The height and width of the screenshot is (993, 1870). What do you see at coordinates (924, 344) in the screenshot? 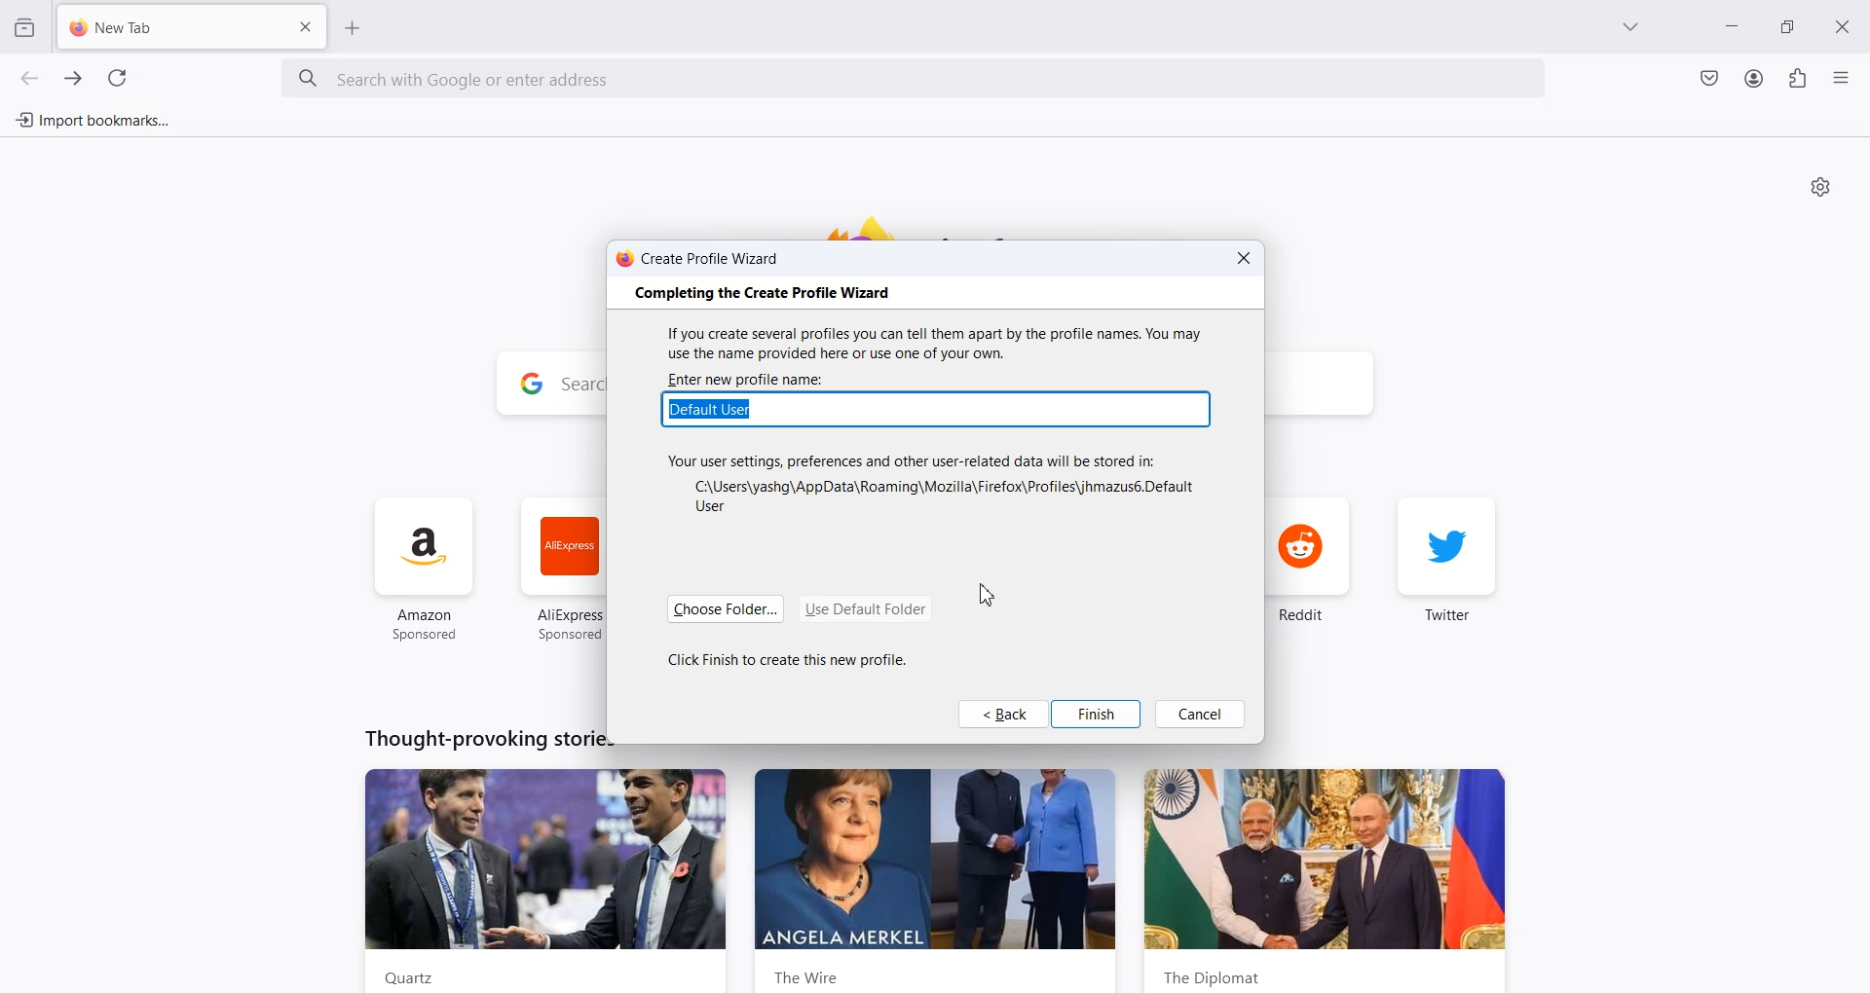
I see `If you create several profiles you can tell them apart by the profile names. You may
use the name provided here or use one of your own.` at bounding box center [924, 344].